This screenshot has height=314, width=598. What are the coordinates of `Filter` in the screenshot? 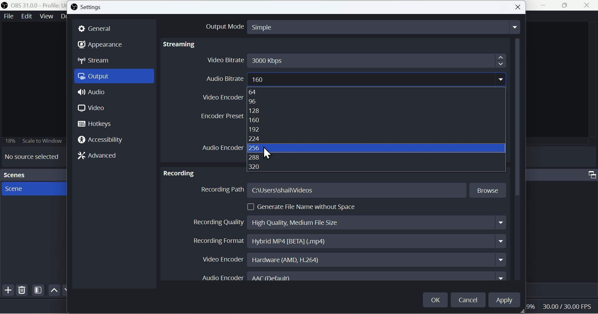 It's located at (38, 291).